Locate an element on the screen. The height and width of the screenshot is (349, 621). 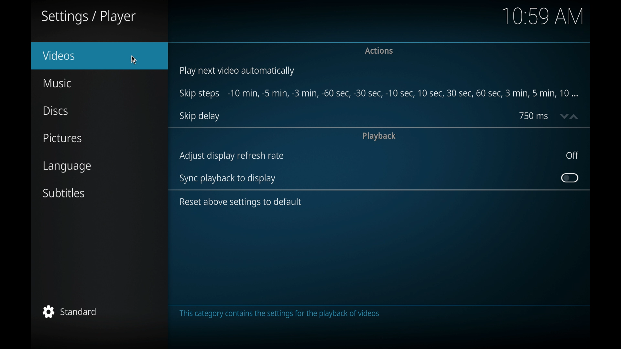
cursor is located at coordinates (134, 60).